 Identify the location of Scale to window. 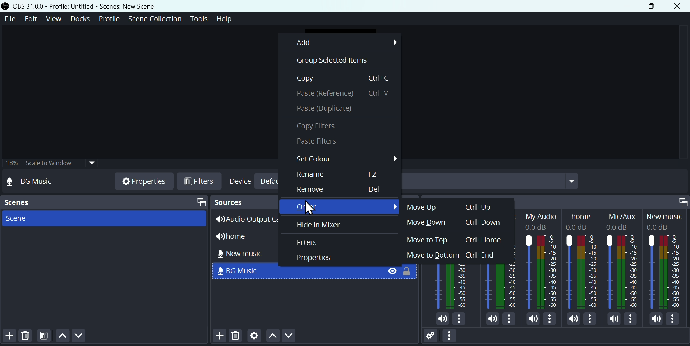
(60, 162).